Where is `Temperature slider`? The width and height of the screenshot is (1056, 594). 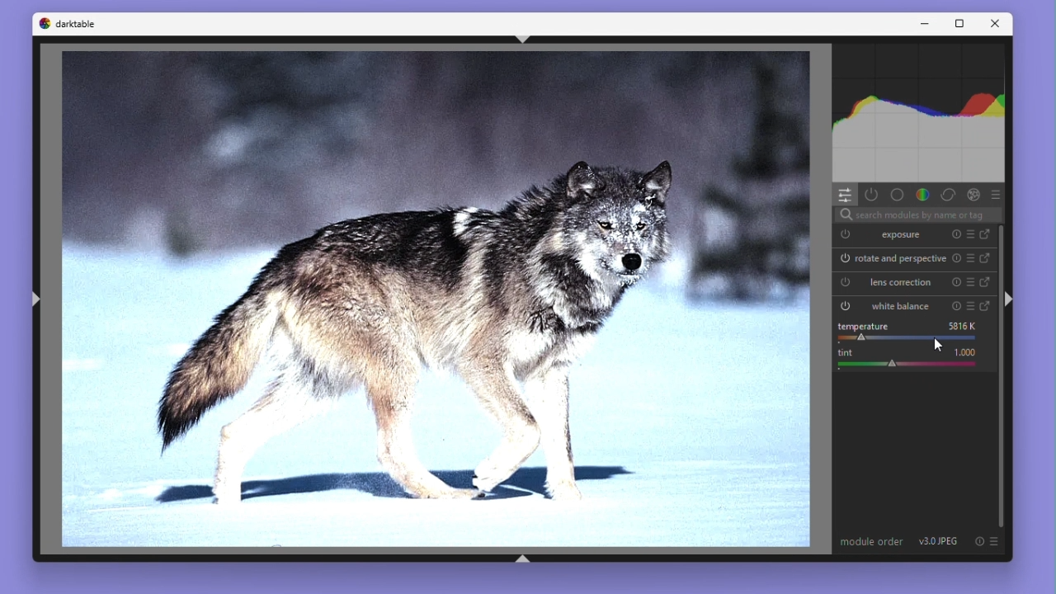 Temperature slider is located at coordinates (914, 330).